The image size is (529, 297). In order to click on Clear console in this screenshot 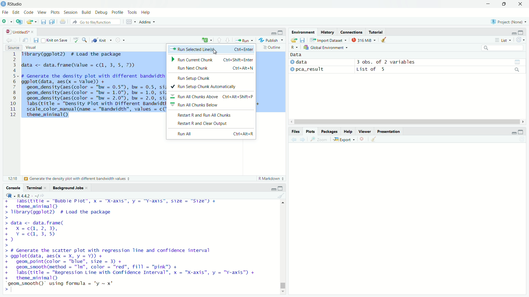, I will do `click(281, 196)`.